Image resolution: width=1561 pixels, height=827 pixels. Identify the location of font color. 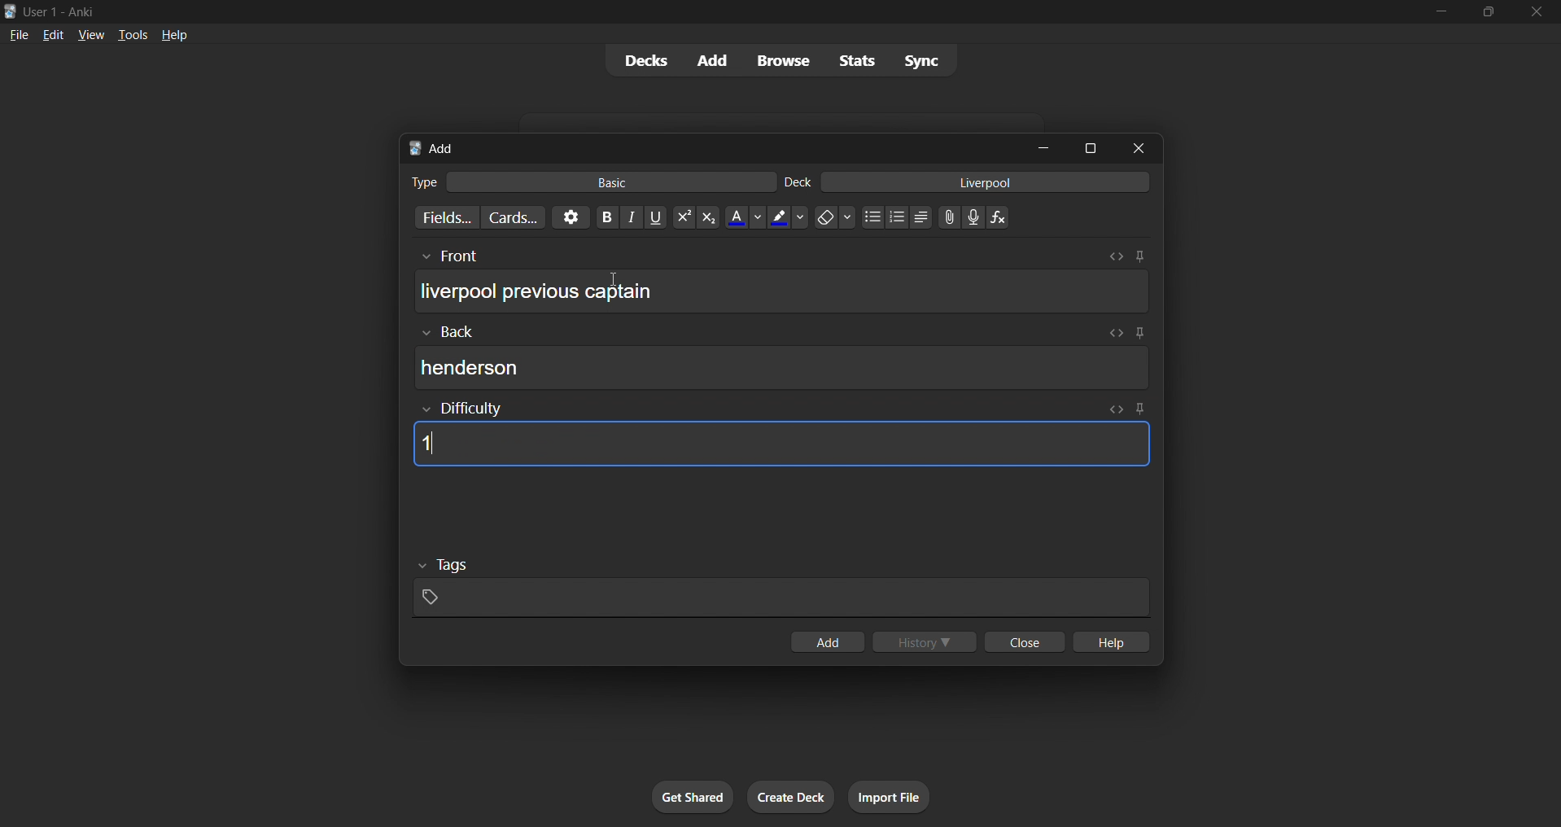
(741, 216).